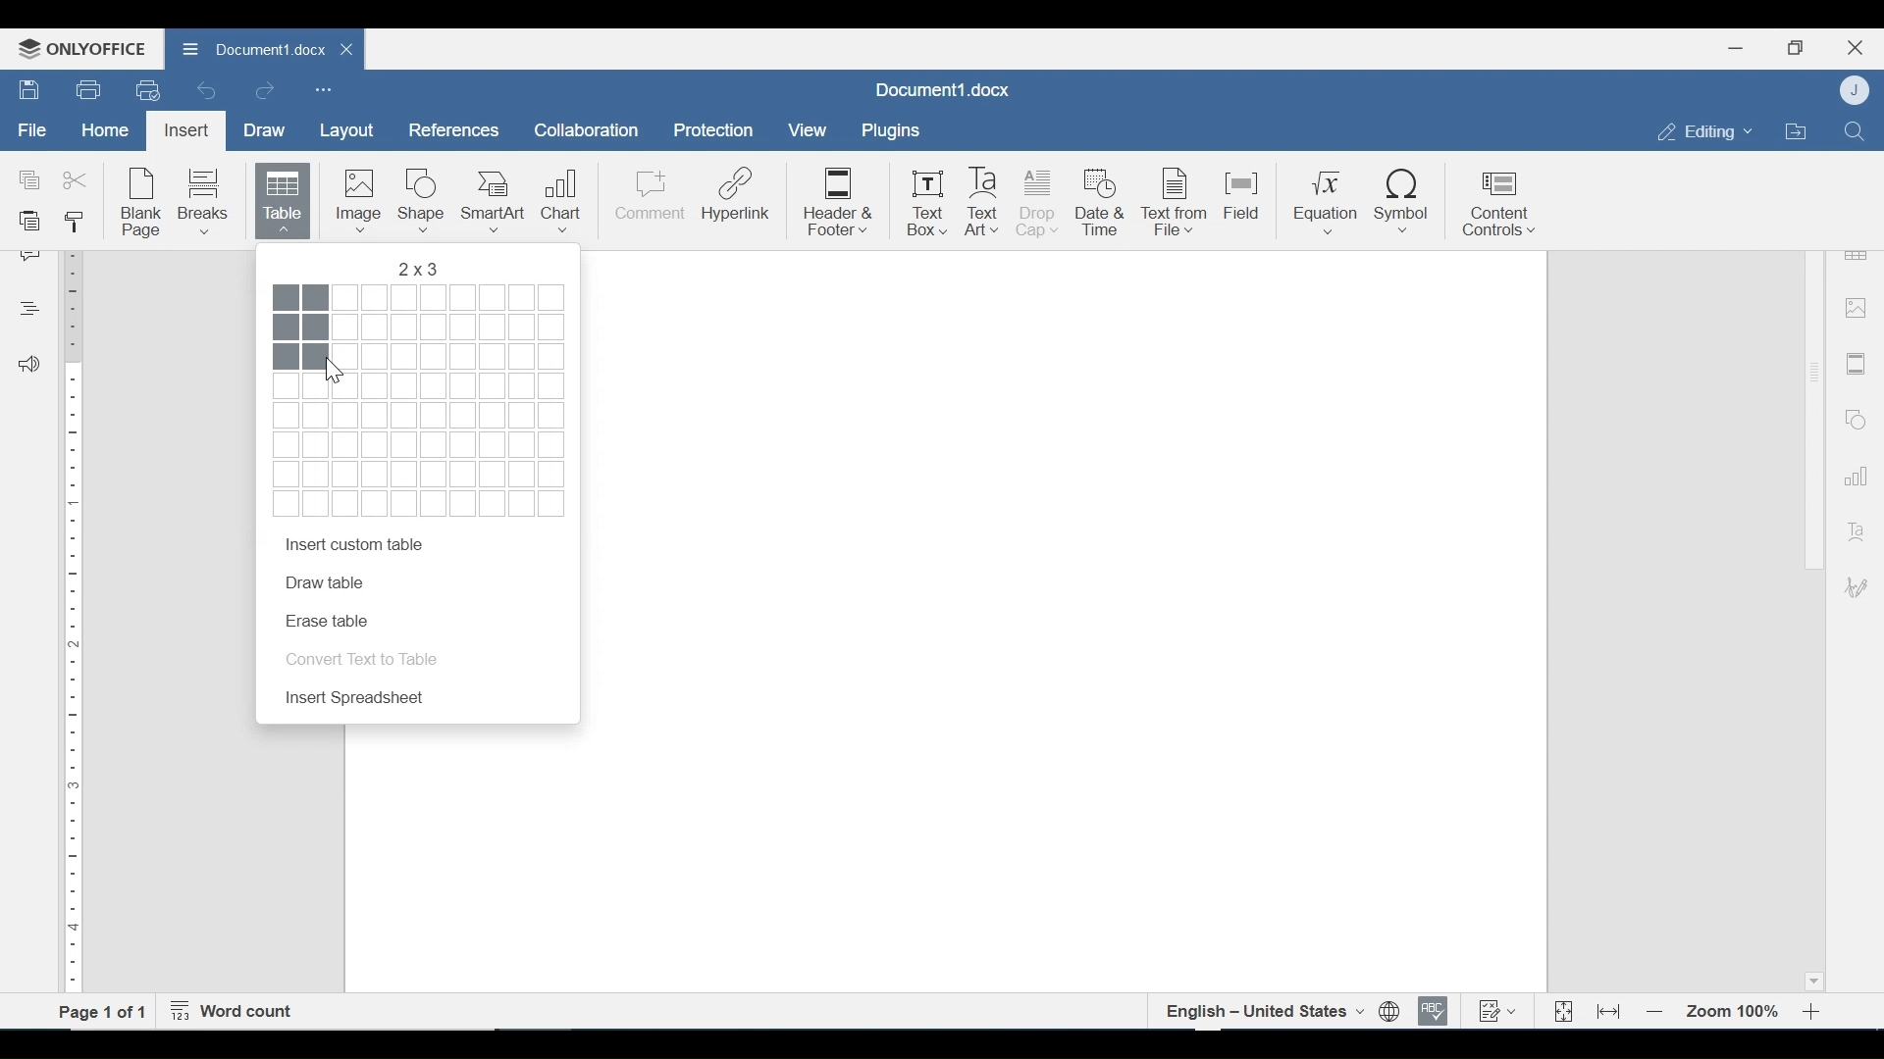  What do you see at coordinates (1734, 1012) in the screenshot?
I see `Zoom 100%` at bounding box center [1734, 1012].